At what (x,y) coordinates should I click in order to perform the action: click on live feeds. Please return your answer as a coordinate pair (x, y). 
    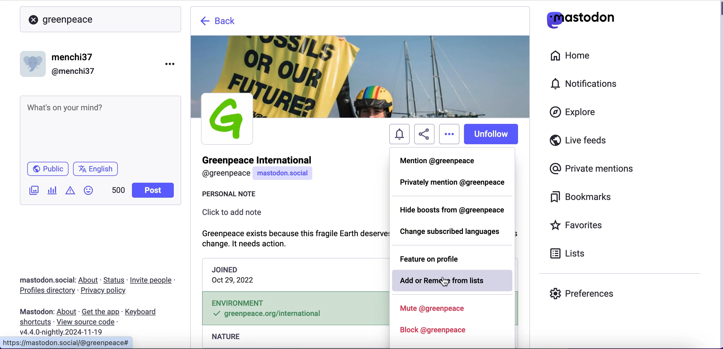
    Looking at the image, I should click on (578, 142).